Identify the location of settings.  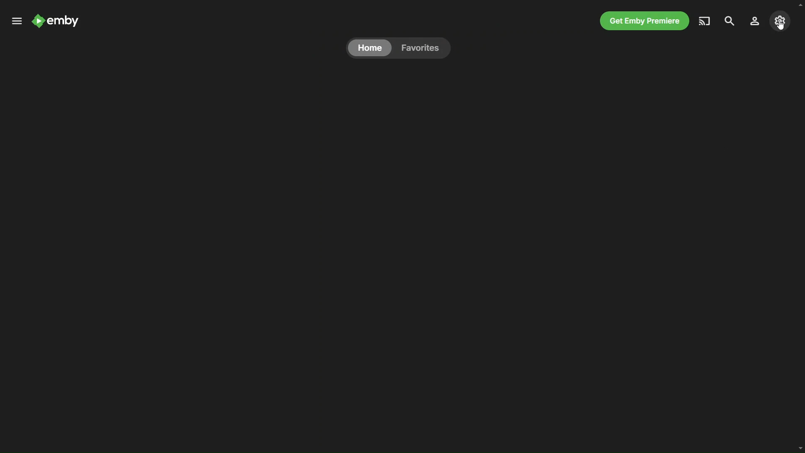
(780, 19).